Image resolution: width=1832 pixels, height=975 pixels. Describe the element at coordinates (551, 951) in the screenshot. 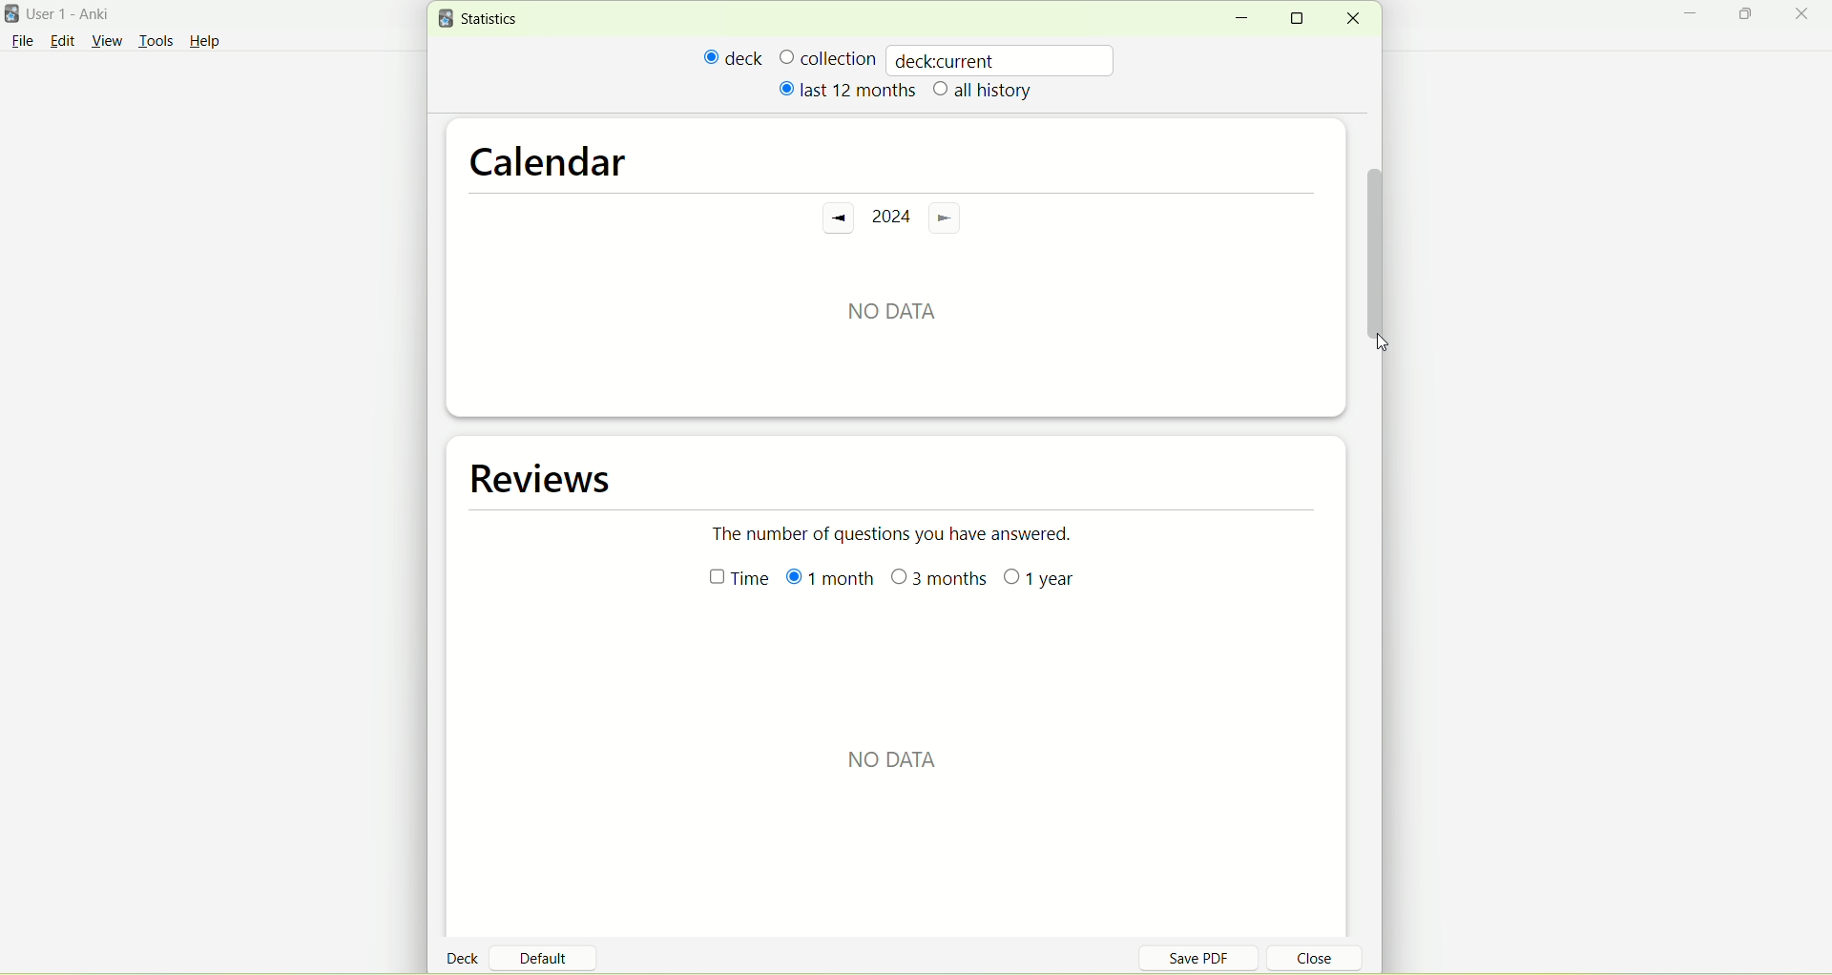

I see `default` at that location.